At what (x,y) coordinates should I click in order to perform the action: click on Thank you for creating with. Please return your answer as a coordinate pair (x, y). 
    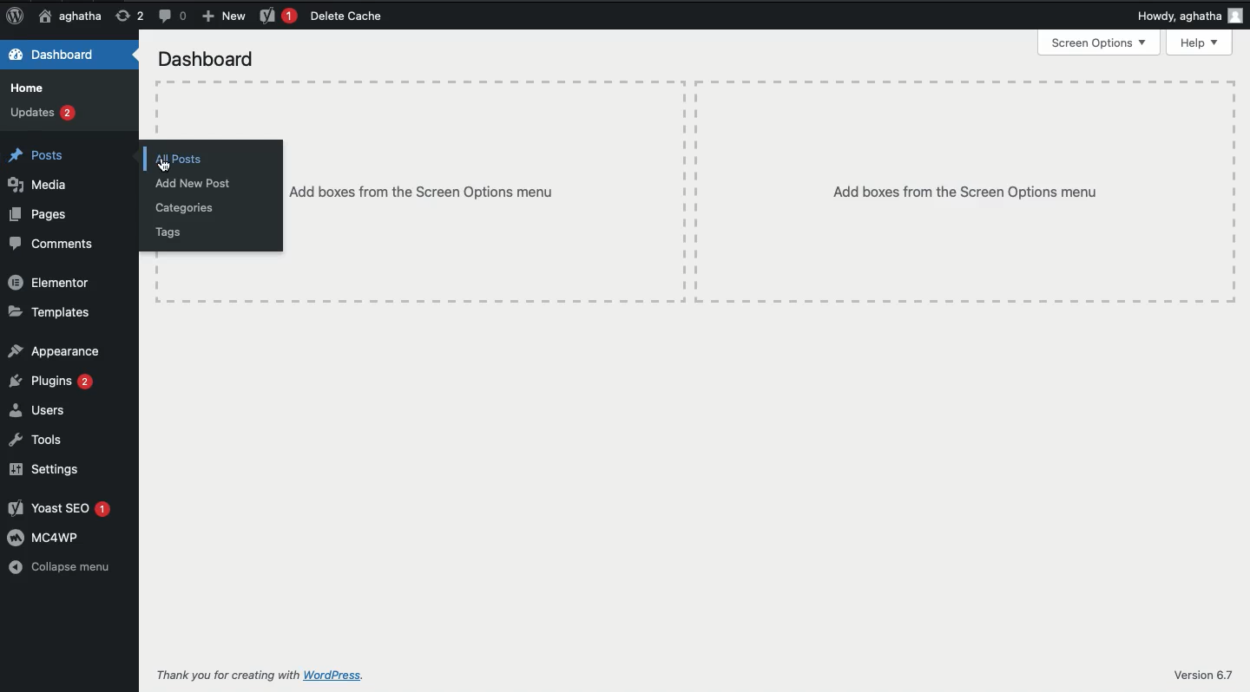
    Looking at the image, I should click on (226, 674).